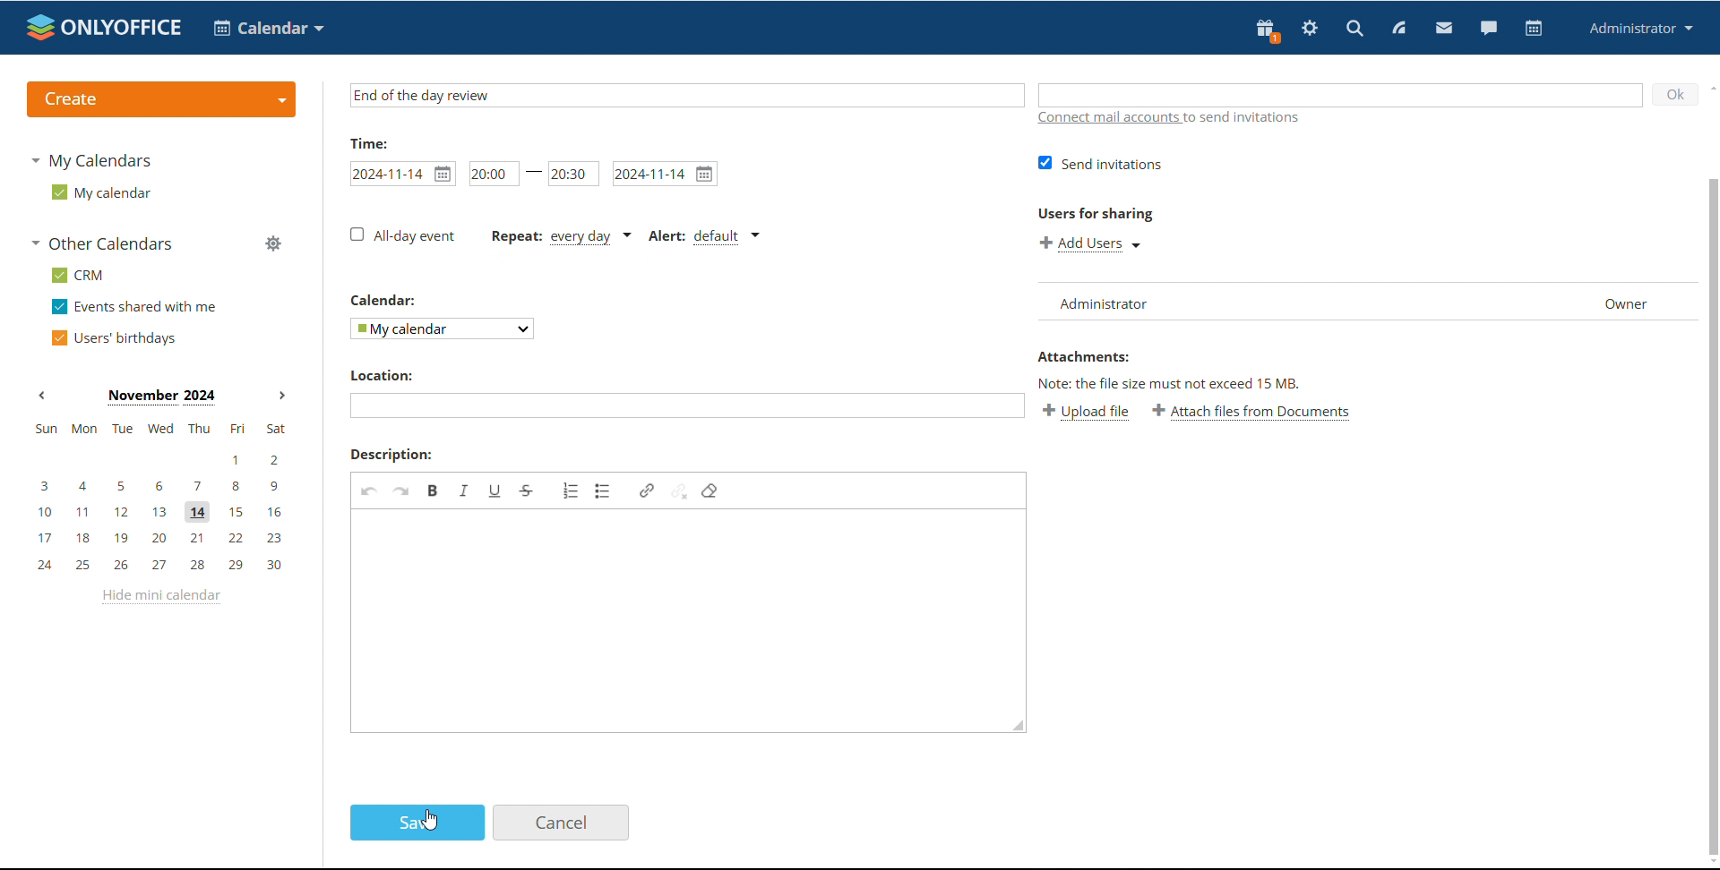 The image size is (1720, 870). What do you see at coordinates (269, 28) in the screenshot?
I see `calendar` at bounding box center [269, 28].